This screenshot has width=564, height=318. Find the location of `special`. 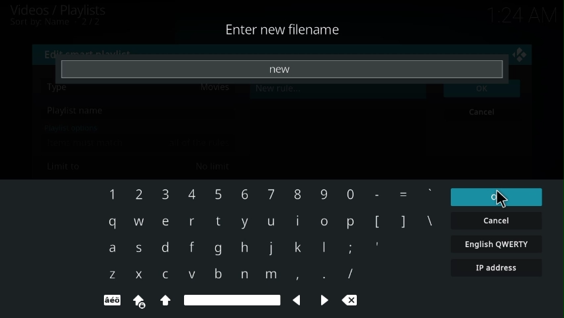

special is located at coordinates (111, 301).